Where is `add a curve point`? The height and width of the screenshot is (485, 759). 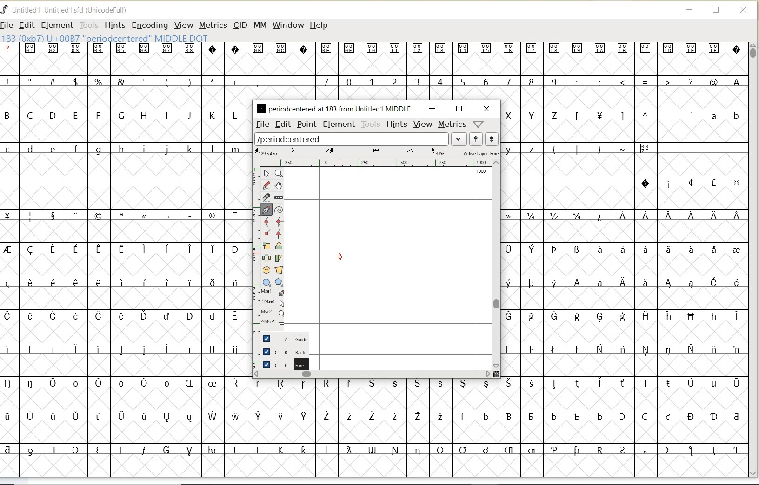 add a curve point is located at coordinates (267, 221).